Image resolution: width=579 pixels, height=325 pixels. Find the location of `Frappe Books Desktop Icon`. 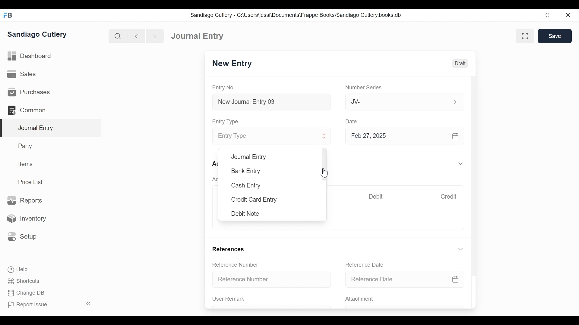

Frappe Books Desktop Icon is located at coordinates (8, 15).